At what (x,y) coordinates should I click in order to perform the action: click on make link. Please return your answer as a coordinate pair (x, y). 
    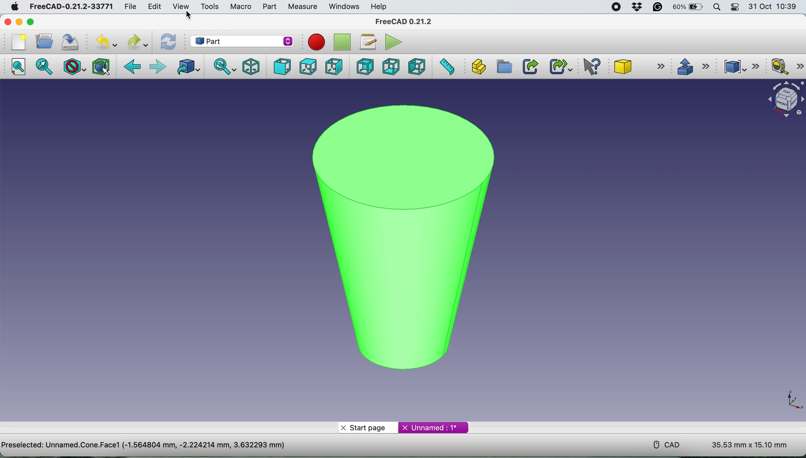
    Looking at the image, I should click on (530, 66).